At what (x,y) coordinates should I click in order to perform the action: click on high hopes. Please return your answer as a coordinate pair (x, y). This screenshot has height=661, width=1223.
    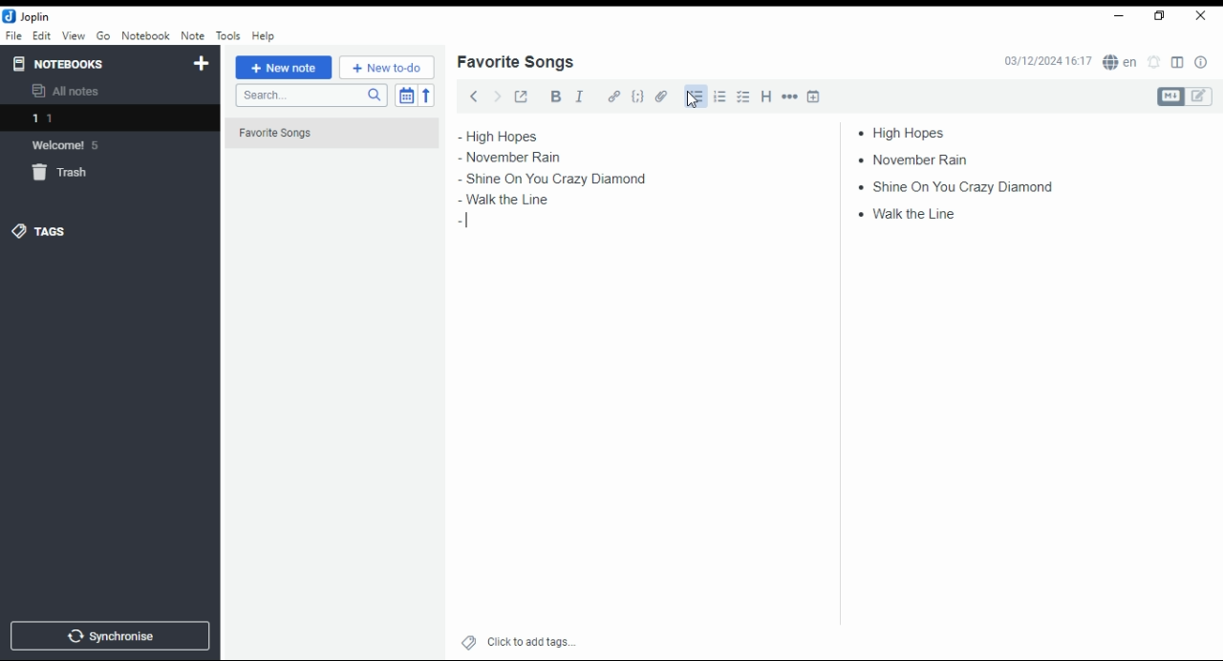
    Looking at the image, I should click on (911, 133).